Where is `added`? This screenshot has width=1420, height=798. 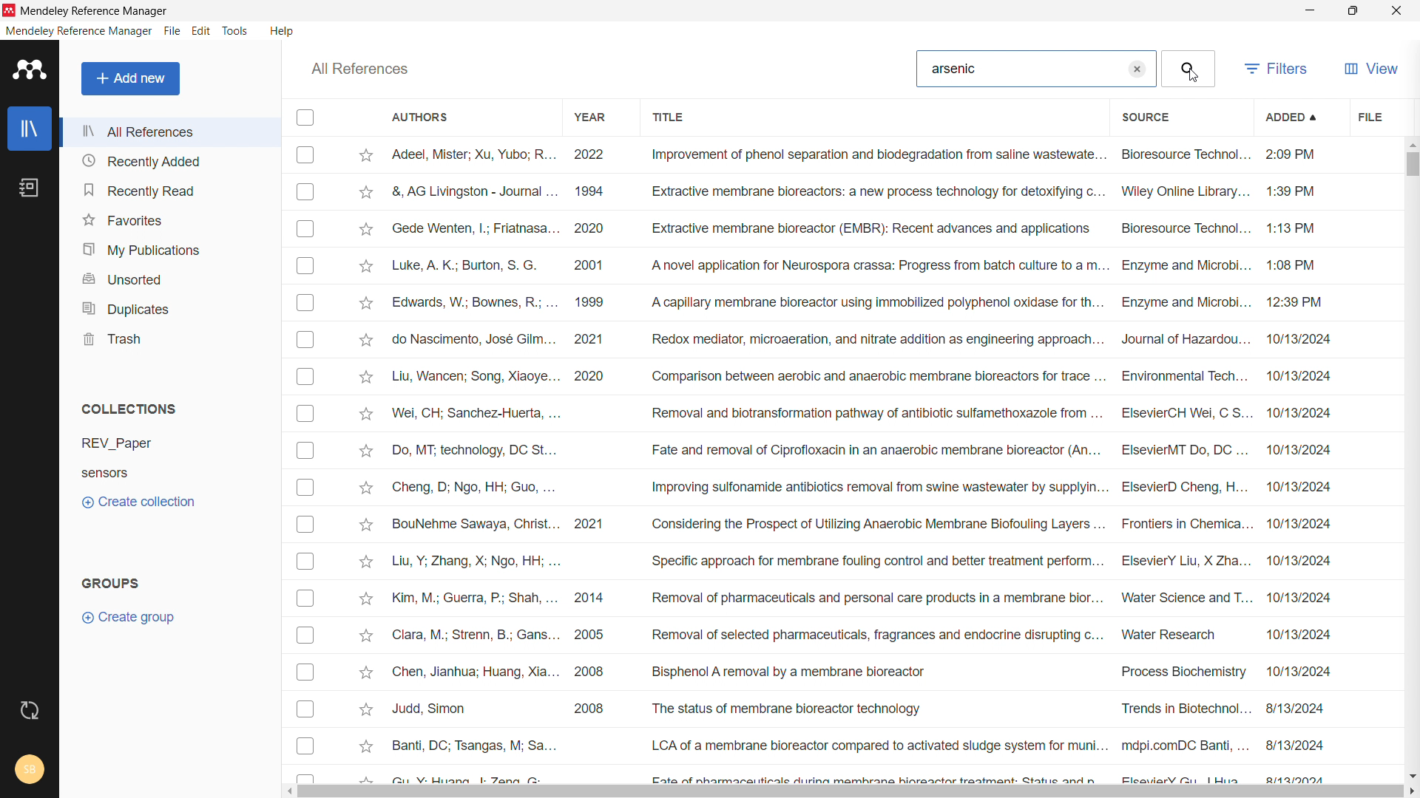 added is located at coordinates (1302, 117).